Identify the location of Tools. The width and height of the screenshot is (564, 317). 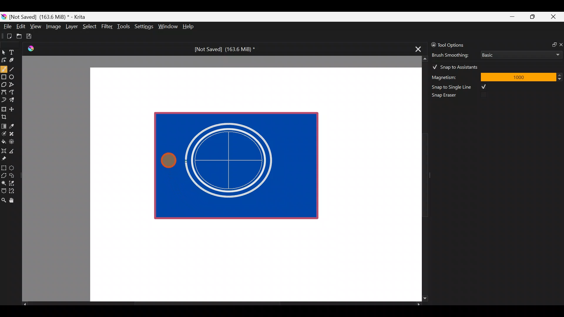
(125, 27).